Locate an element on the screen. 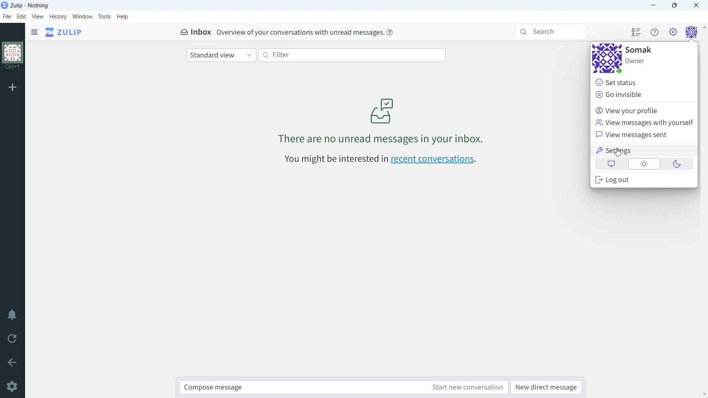  window is located at coordinates (83, 17).